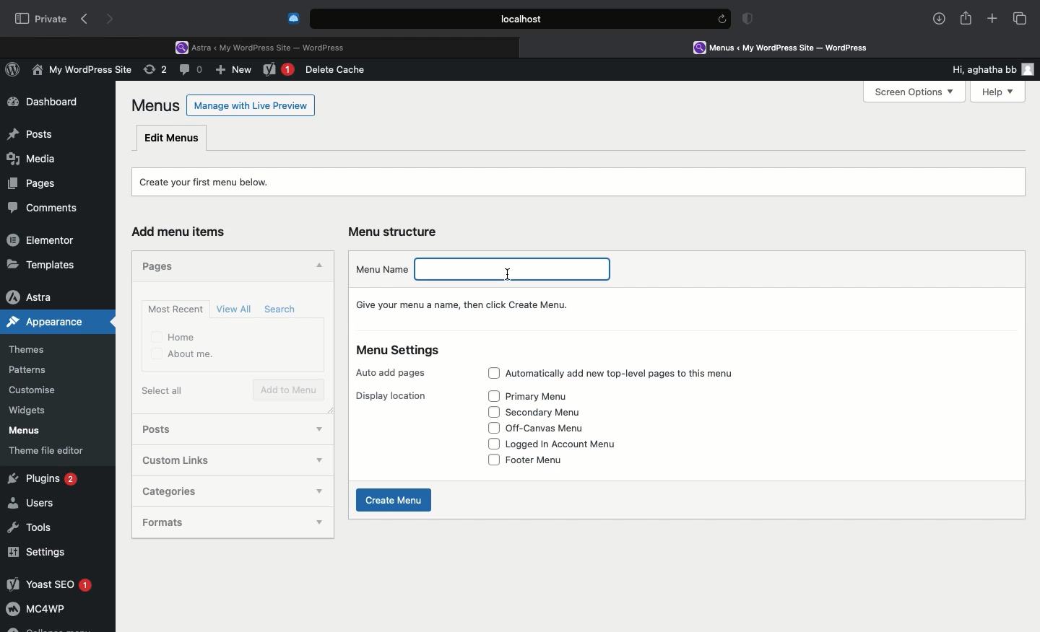 The image size is (1040, 632). What do you see at coordinates (792, 47) in the screenshot?
I see `Menus < My WordPress Site - WordPress` at bounding box center [792, 47].